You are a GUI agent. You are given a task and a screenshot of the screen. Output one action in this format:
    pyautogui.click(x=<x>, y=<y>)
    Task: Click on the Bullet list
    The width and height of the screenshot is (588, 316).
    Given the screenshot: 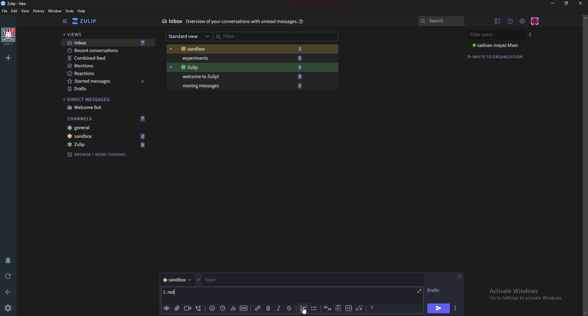 What is the action you would take?
    pyautogui.click(x=314, y=309)
    